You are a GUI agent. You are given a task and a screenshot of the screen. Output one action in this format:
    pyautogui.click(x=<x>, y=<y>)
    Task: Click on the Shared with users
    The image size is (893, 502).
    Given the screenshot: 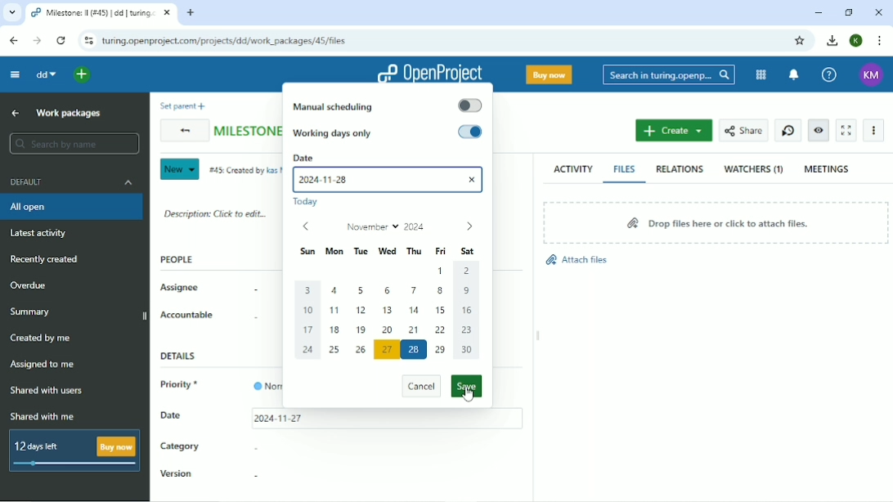 What is the action you would take?
    pyautogui.click(x=47, y=391)
    